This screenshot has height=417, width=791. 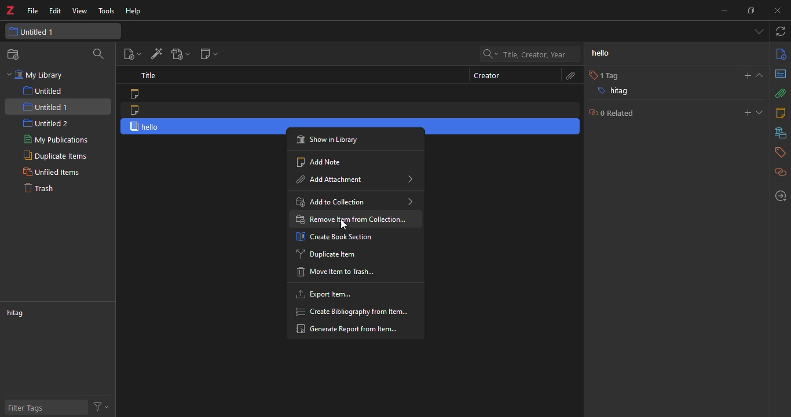 What do you see at coordinates (31, 12) in the screenshot?
I see `file` at bounding box center [31, 12].